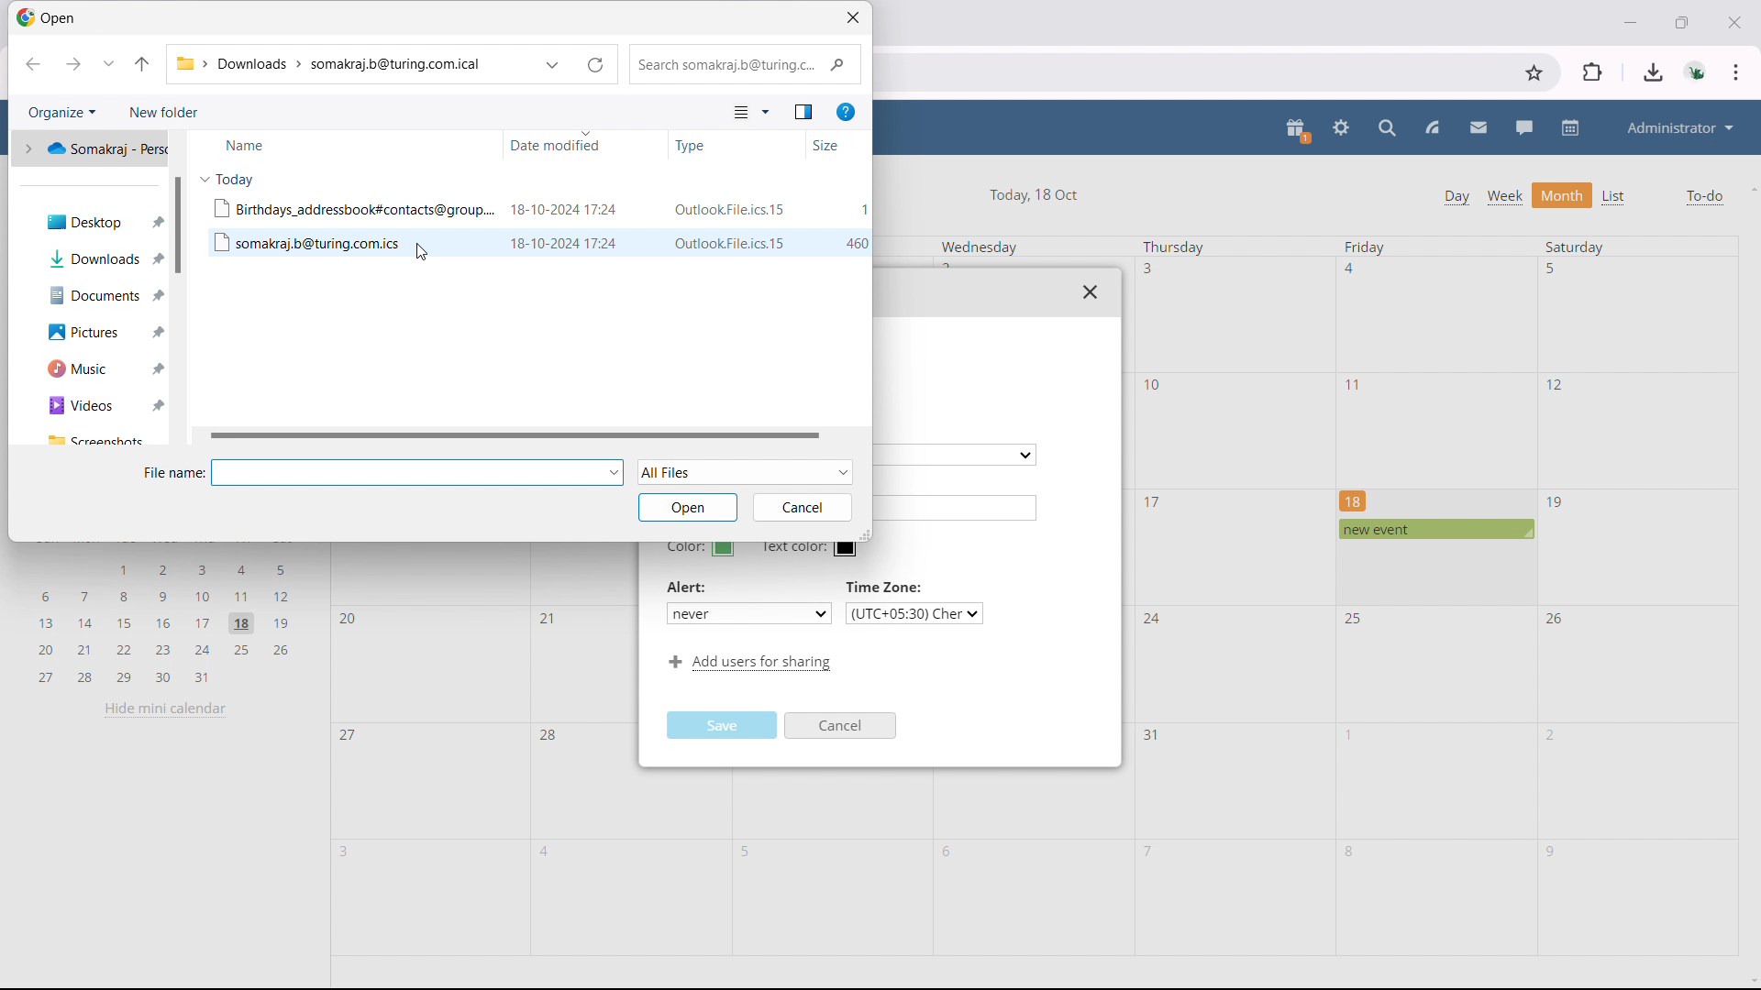  What do you see at coordinates (1342, 129) in the screenshot?
I see `settings` at bounding box center [1342, 129].